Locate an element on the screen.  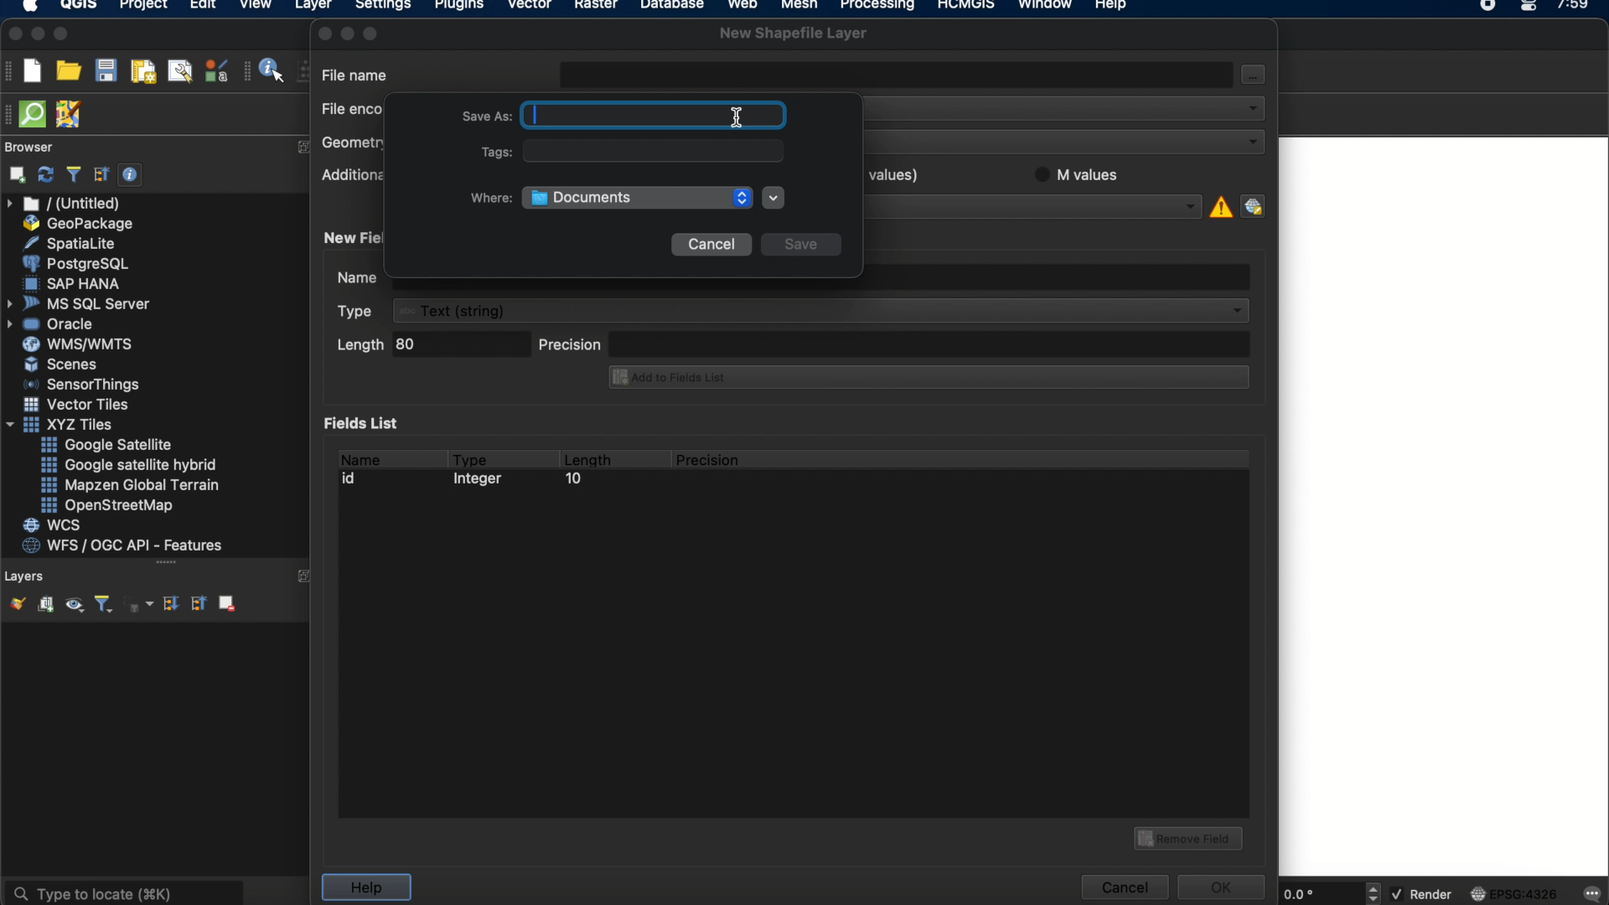
QGIS is located at coordinates (80, 7).